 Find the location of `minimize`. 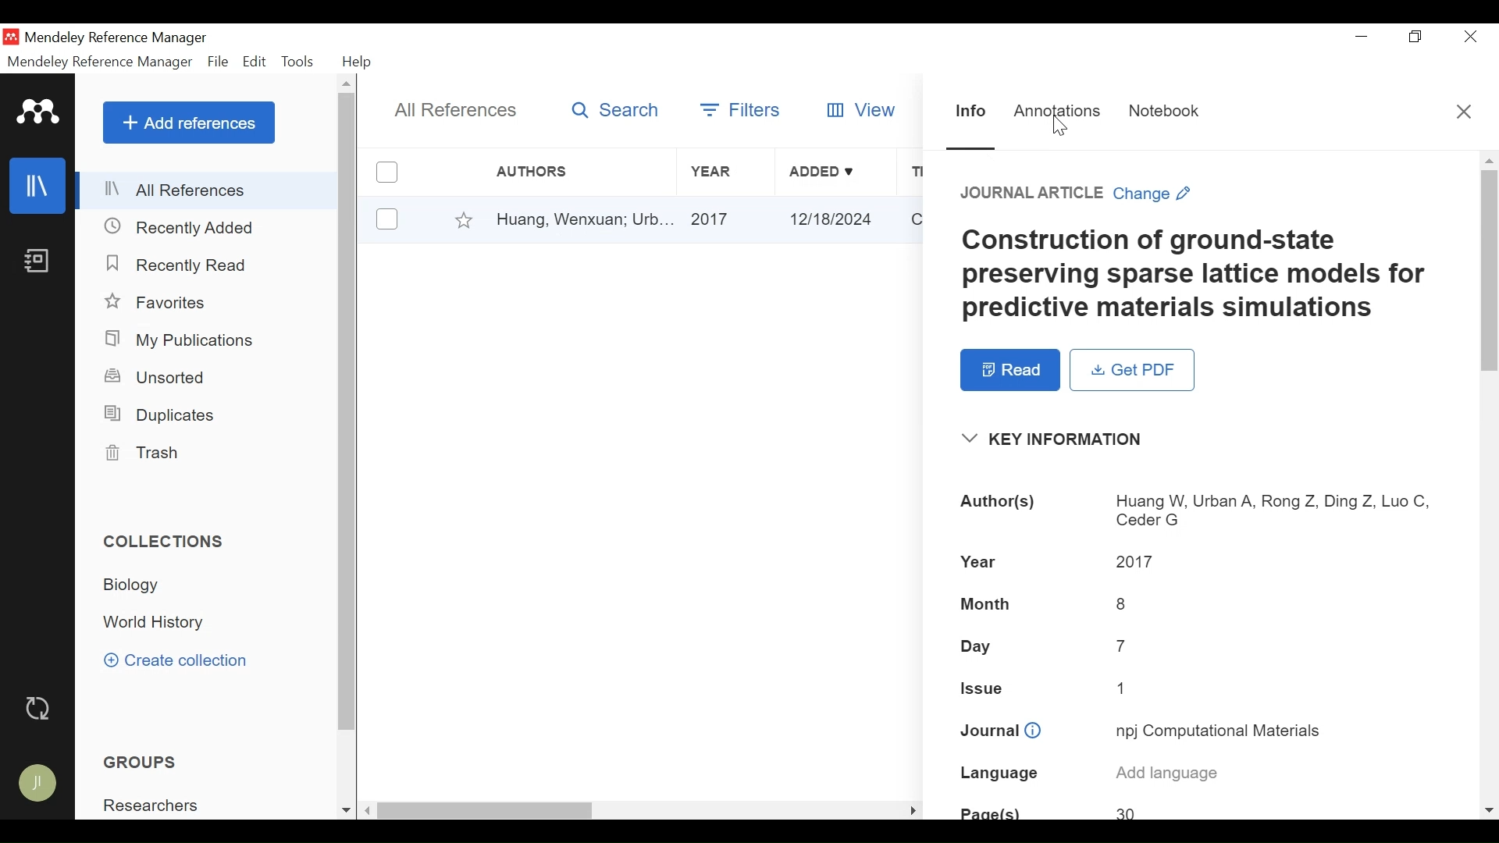

minimize is located at coordinates (1362, 37).